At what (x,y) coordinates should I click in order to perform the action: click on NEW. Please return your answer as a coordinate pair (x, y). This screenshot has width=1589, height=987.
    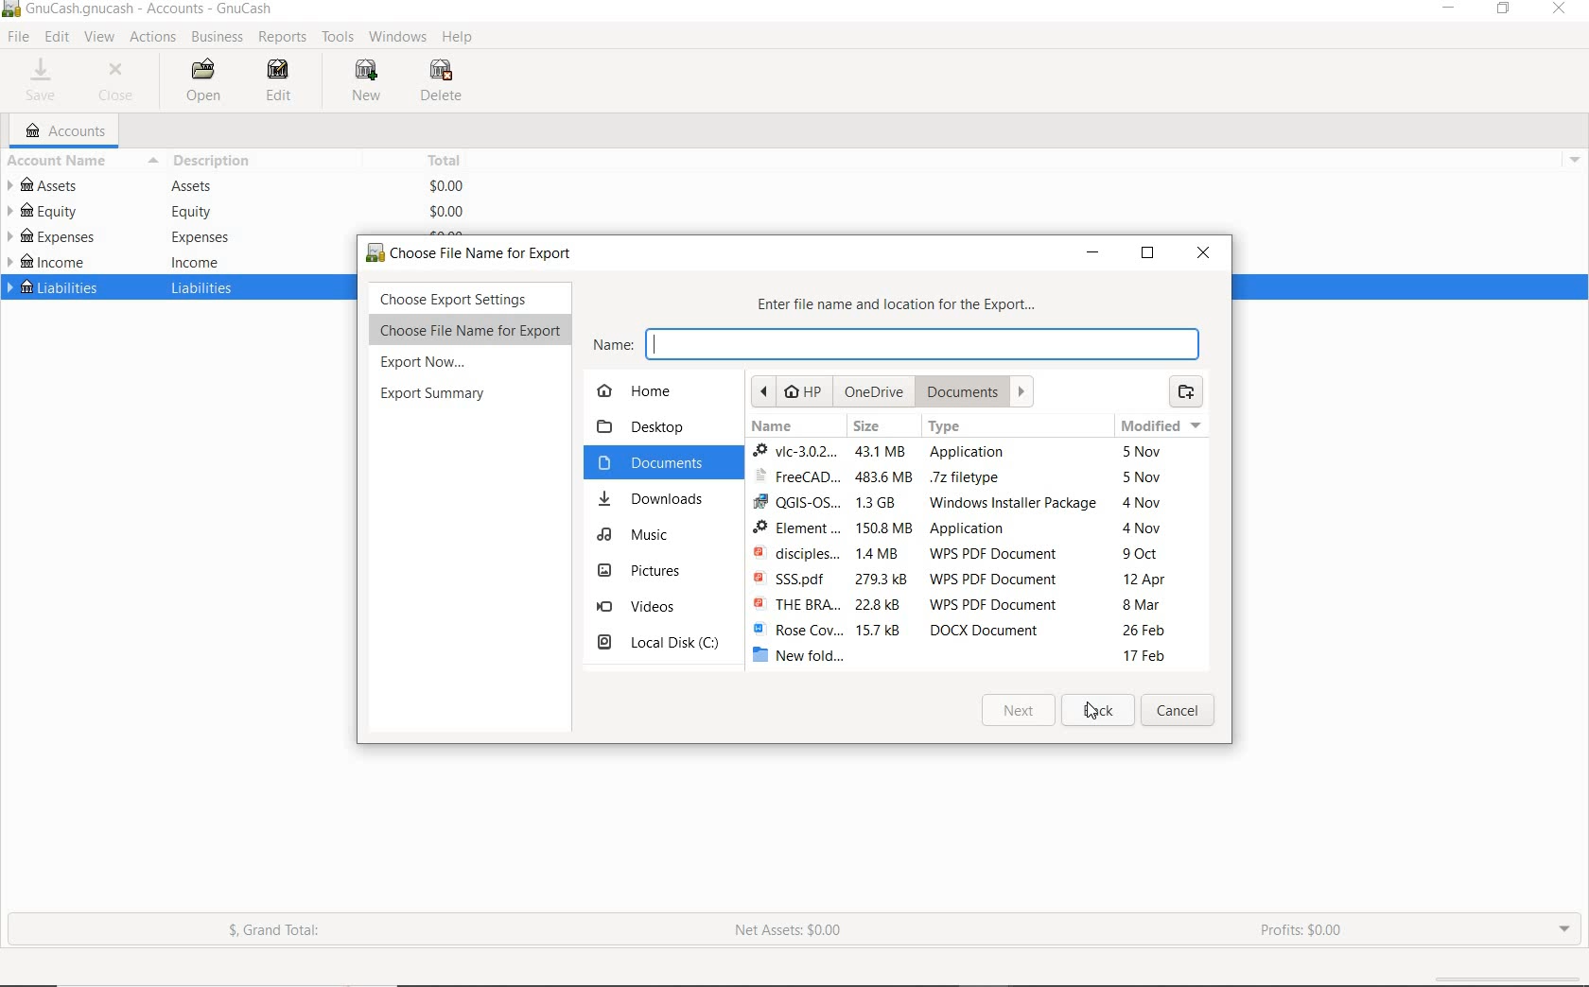
    Looking at the image, I should click on (365, 84).